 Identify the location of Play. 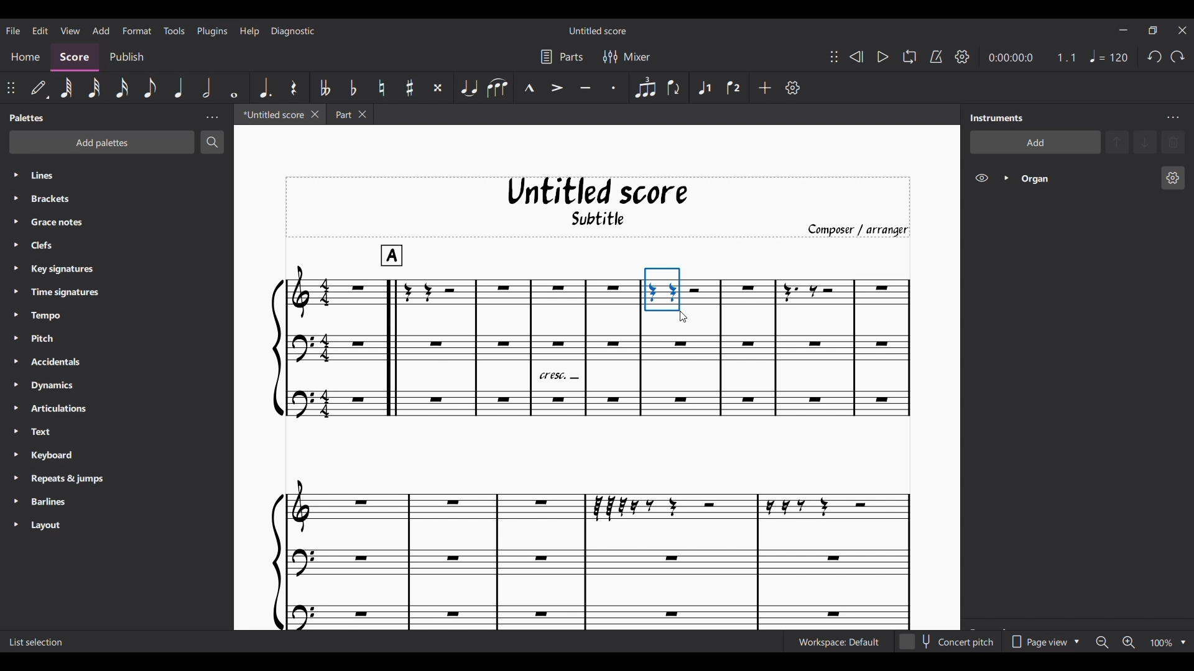
(883, 57).